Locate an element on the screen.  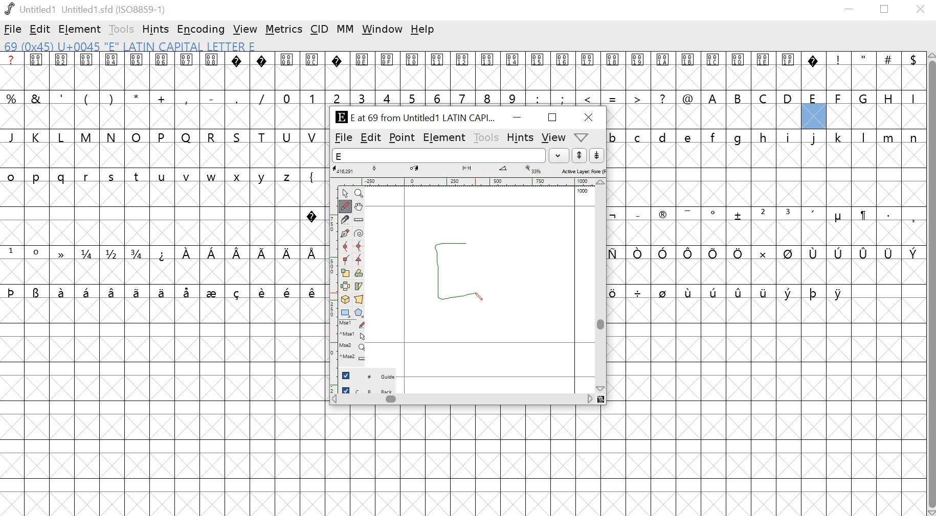
measurements is located at coordinates (469, 170).